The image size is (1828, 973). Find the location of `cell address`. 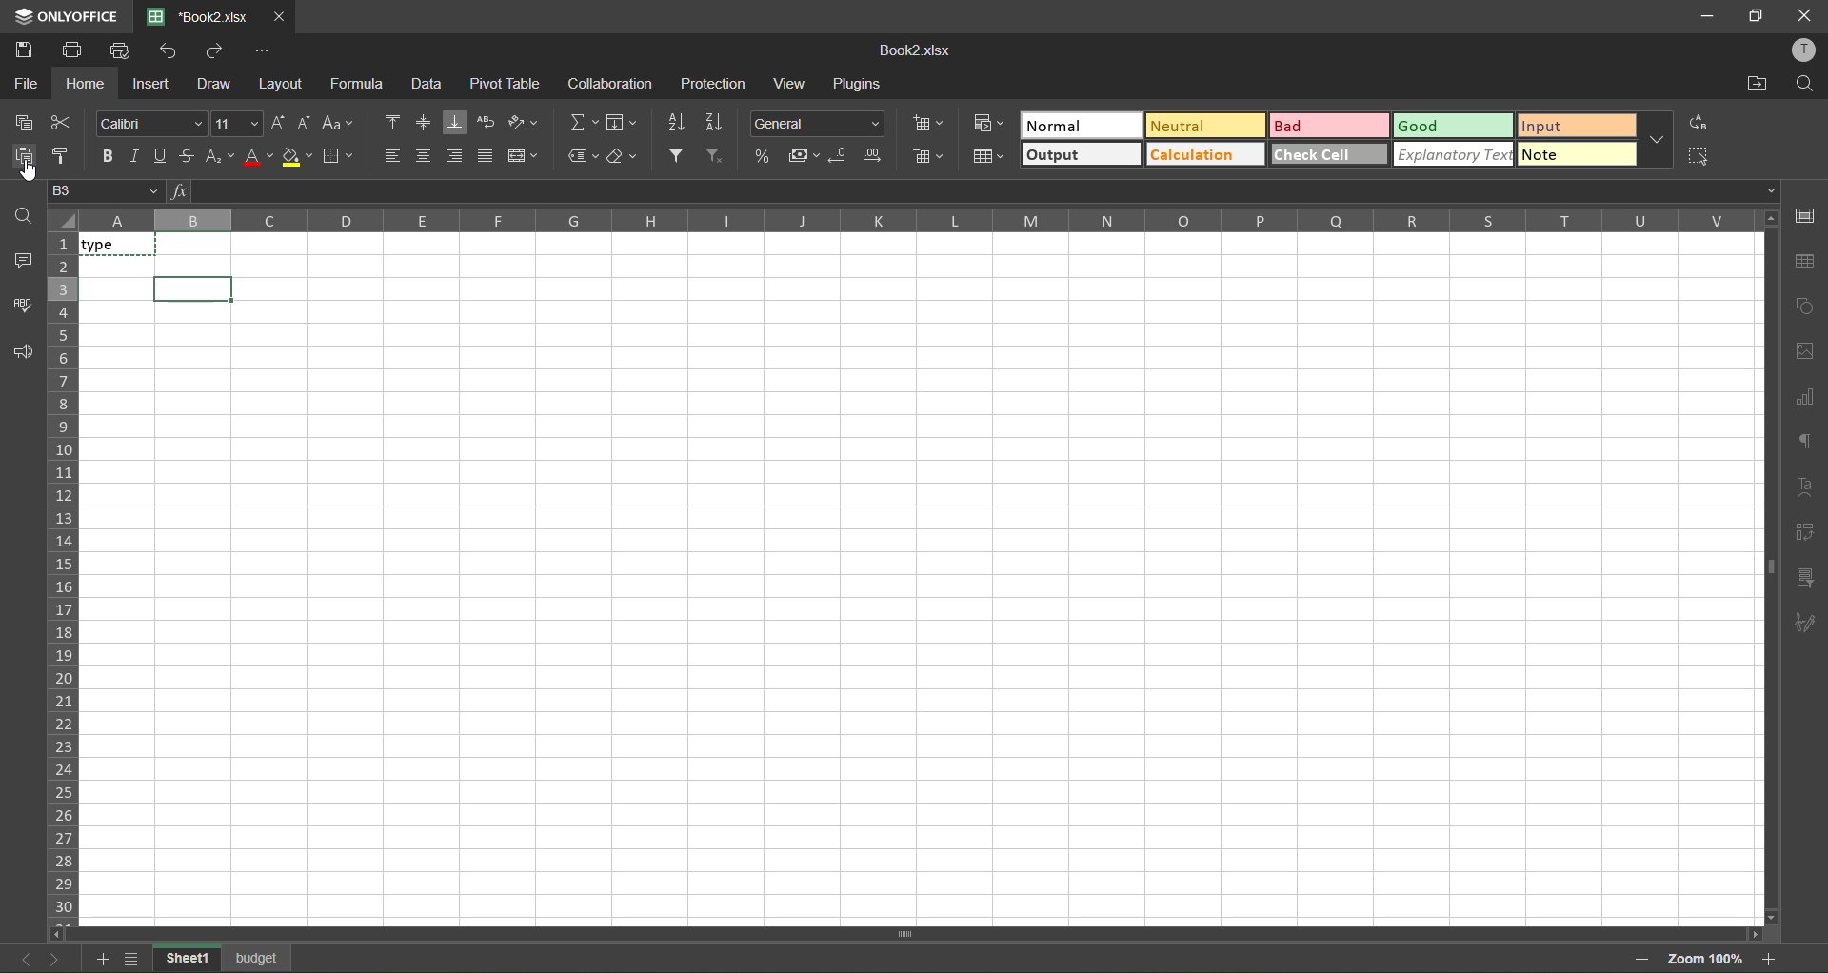

cell address is located at coordinates (108, 192).